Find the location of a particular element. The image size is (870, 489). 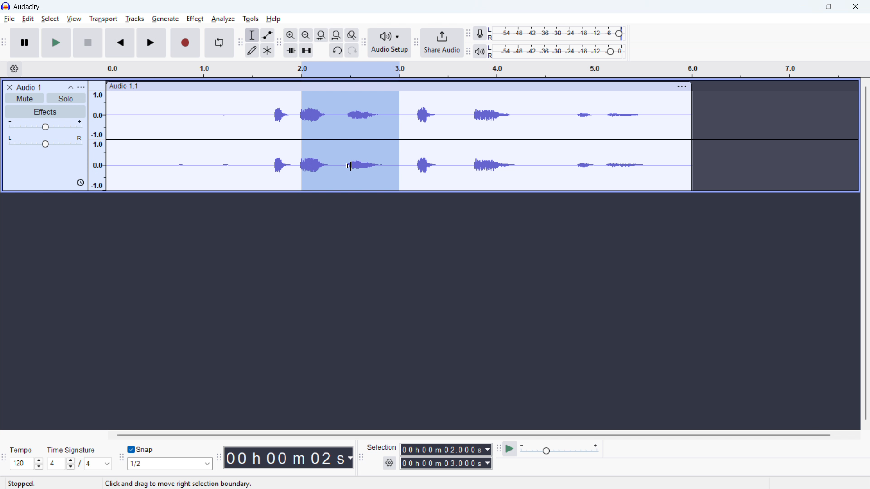

Cursor is located at coordinates (349, 167).